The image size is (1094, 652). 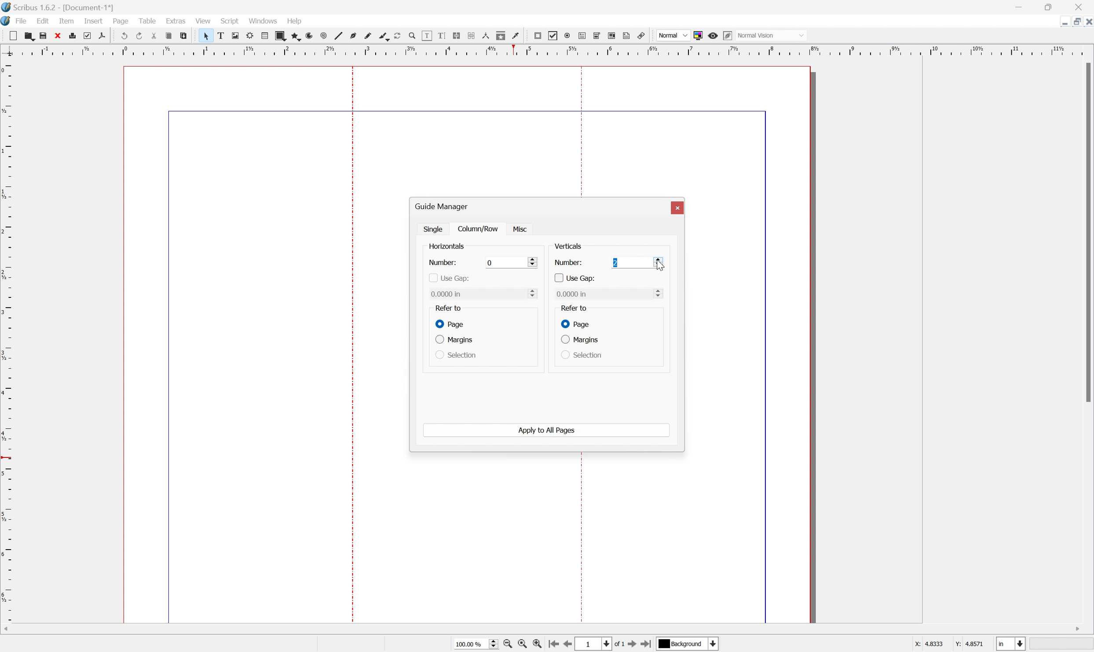 What do you see at coordinates (522, 228) in the screenshot?
I see `cursor` at bounding box center [522, 228].